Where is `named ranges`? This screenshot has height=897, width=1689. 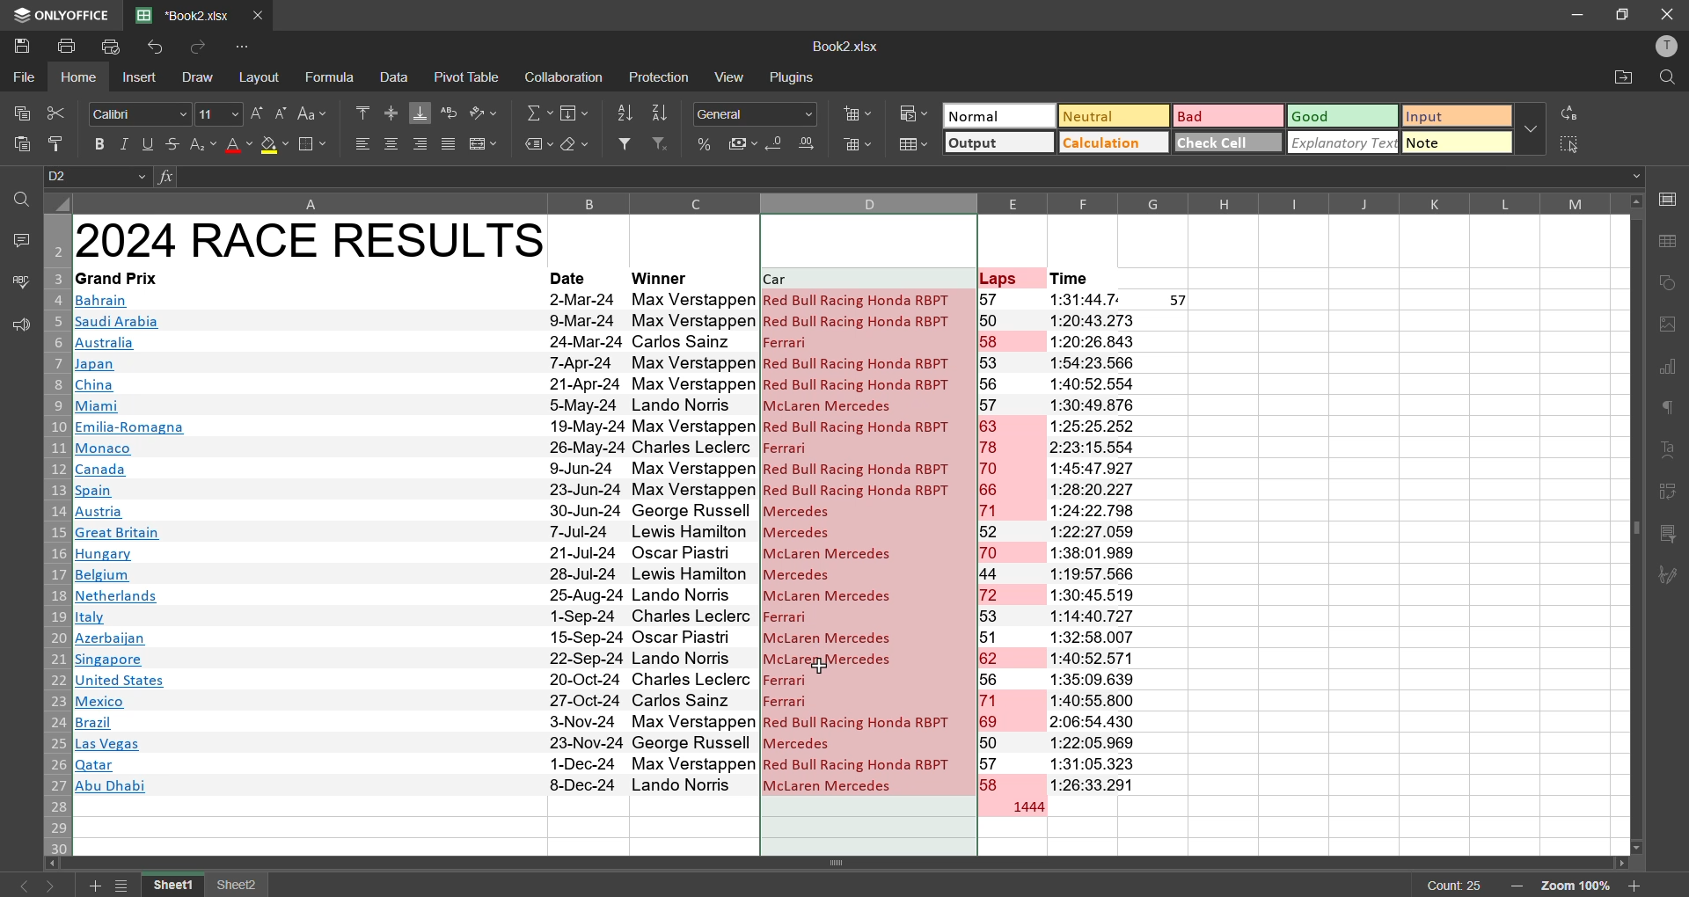 named ranges is located at coordinates (538, 145).